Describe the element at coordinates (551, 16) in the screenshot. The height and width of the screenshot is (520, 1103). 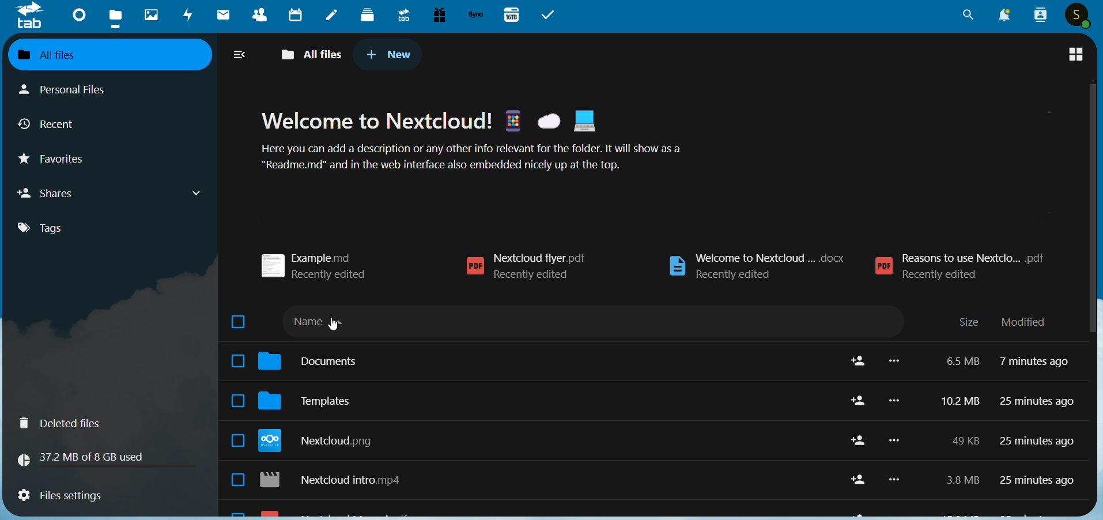
I see `Tasks` at that location.